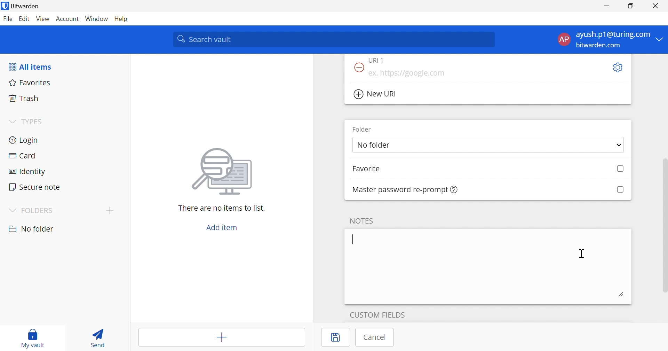  Describe the element at coordinates (222, 338) in the screenshot. I see `Add item` at that location.